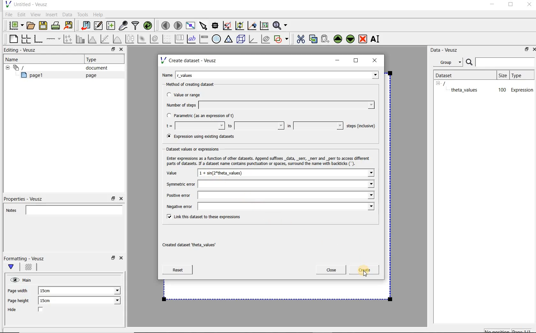 This screenshot has height=333, width=536. What do you see at coordinates (14, 280) in the screenshot?
I see `visible (click to hide, set Hide to true)` at bounding box center [14, 280].